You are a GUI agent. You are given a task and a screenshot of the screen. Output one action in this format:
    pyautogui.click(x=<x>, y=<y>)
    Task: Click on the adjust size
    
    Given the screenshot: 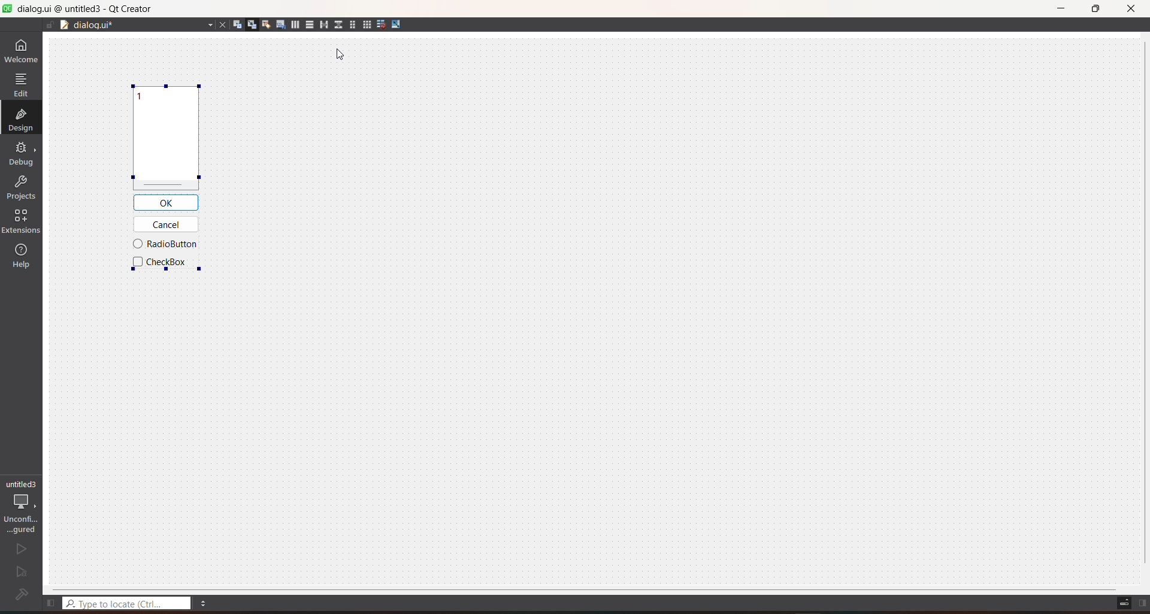 What is the action you would take?
    pyautogui.click(x=399, y=23)
    